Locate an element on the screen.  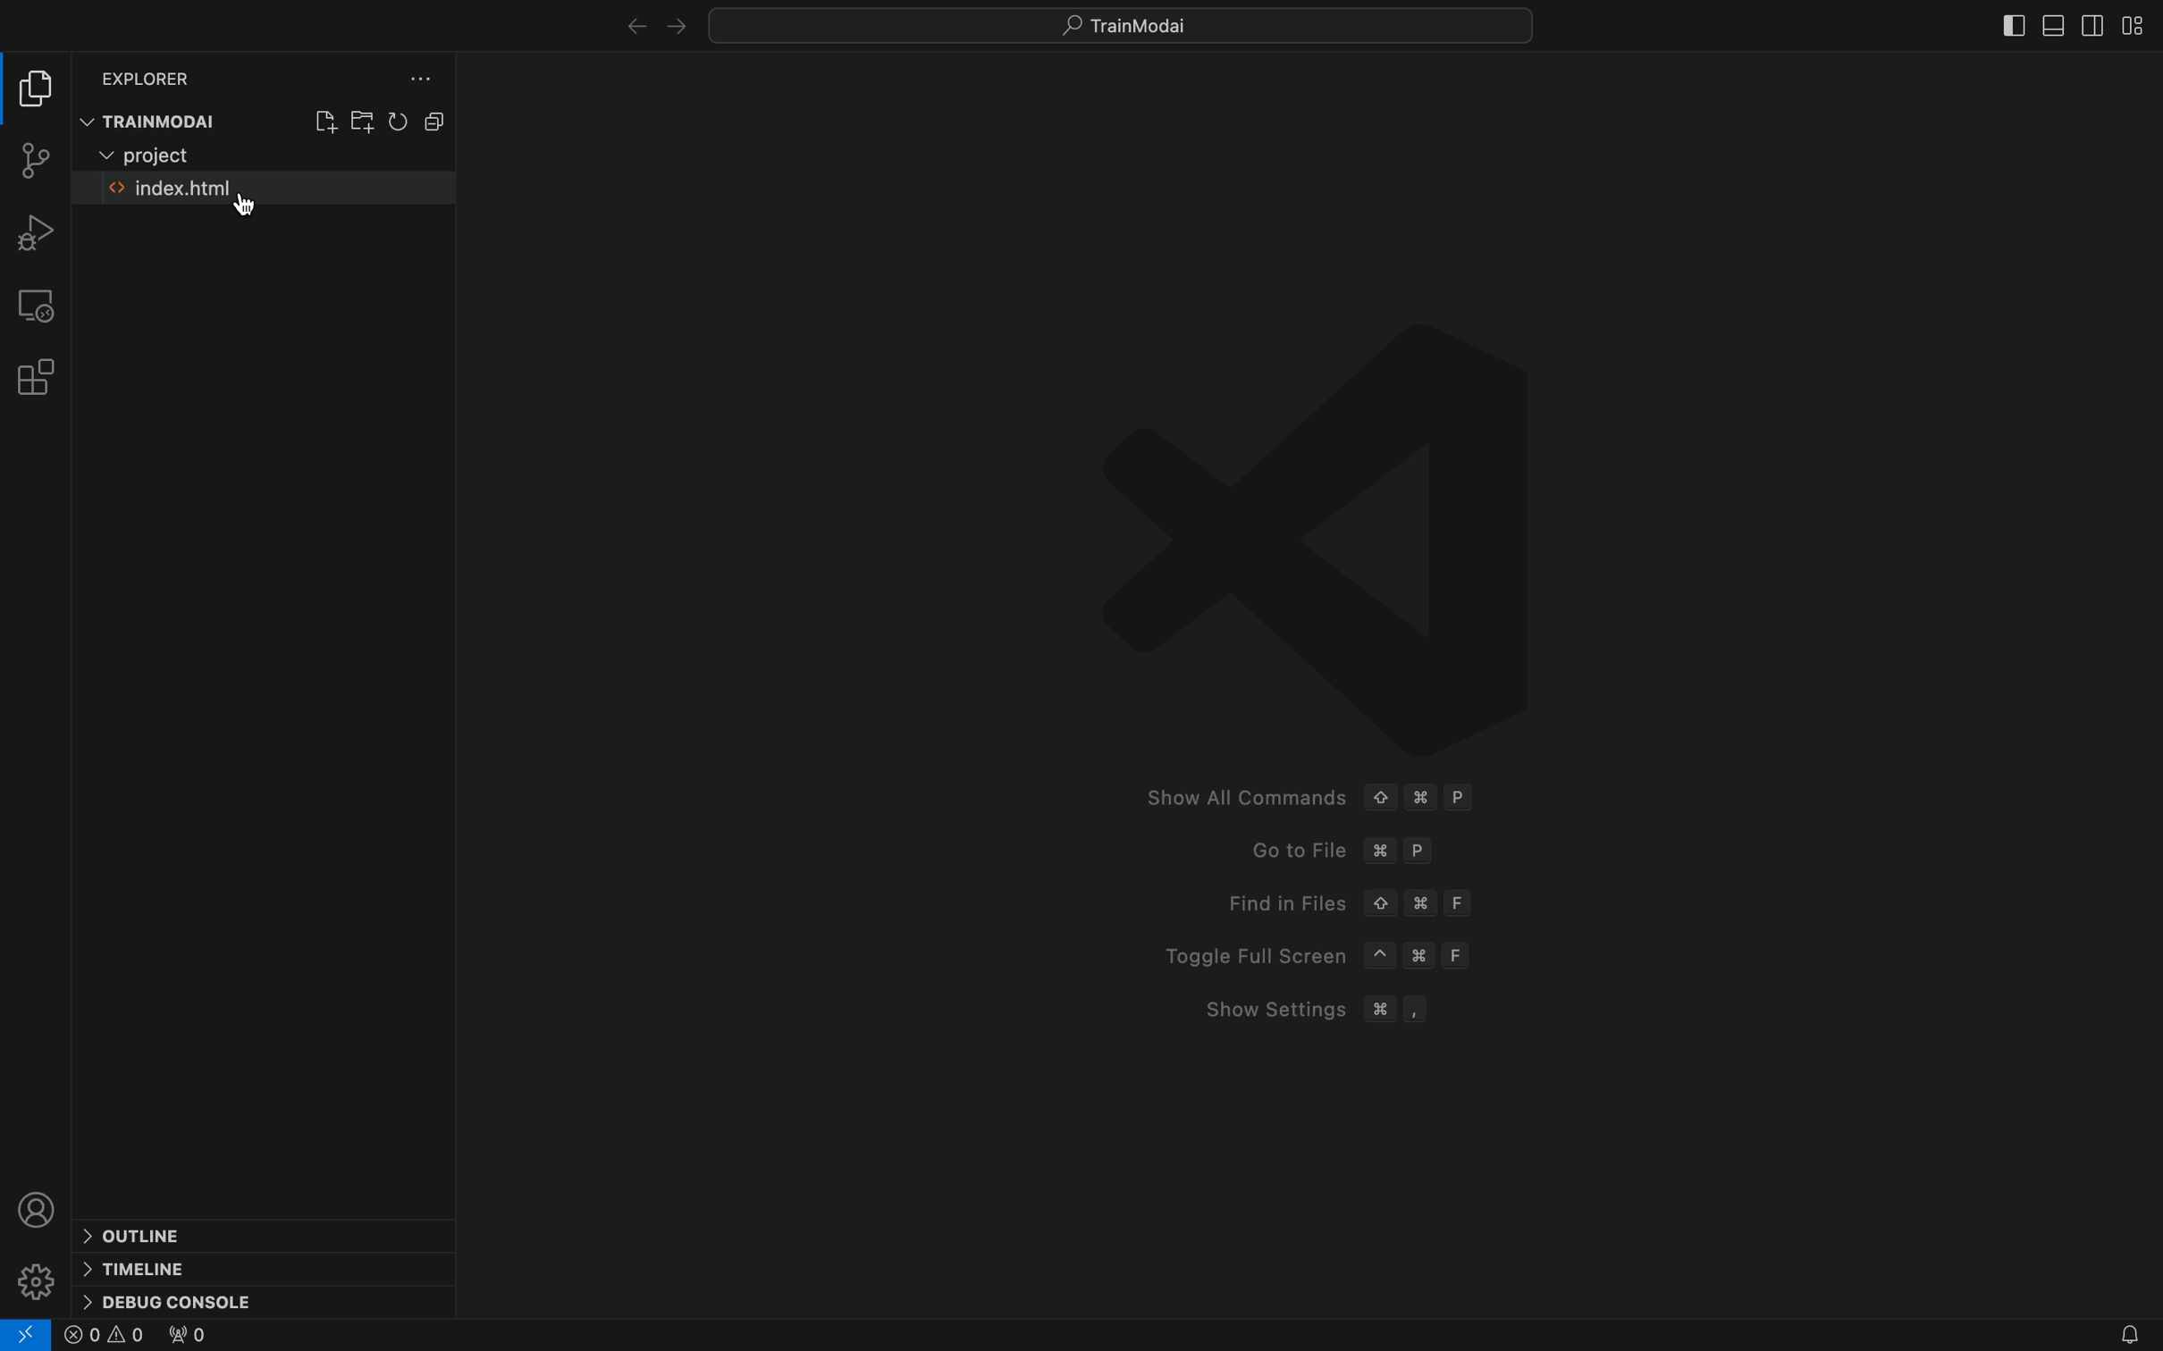
remote explore is located at coordinates (38, 302).